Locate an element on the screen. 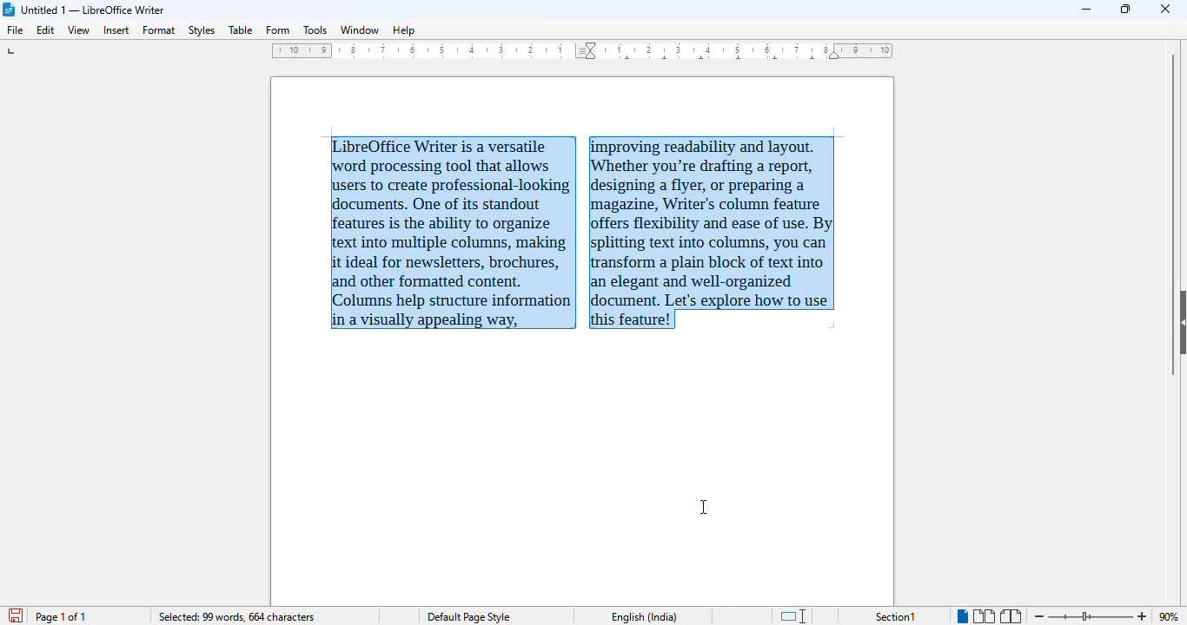  help is located at coordinates (404, 30).